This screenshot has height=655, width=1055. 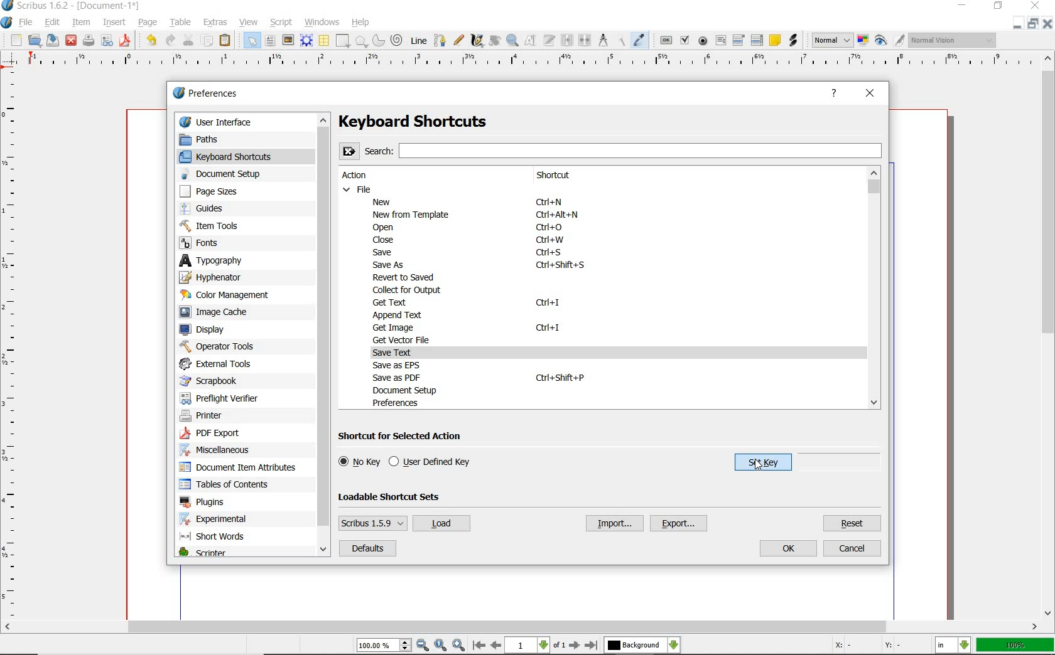 I want to click on scrollbar, so click(x=1049, y=336).